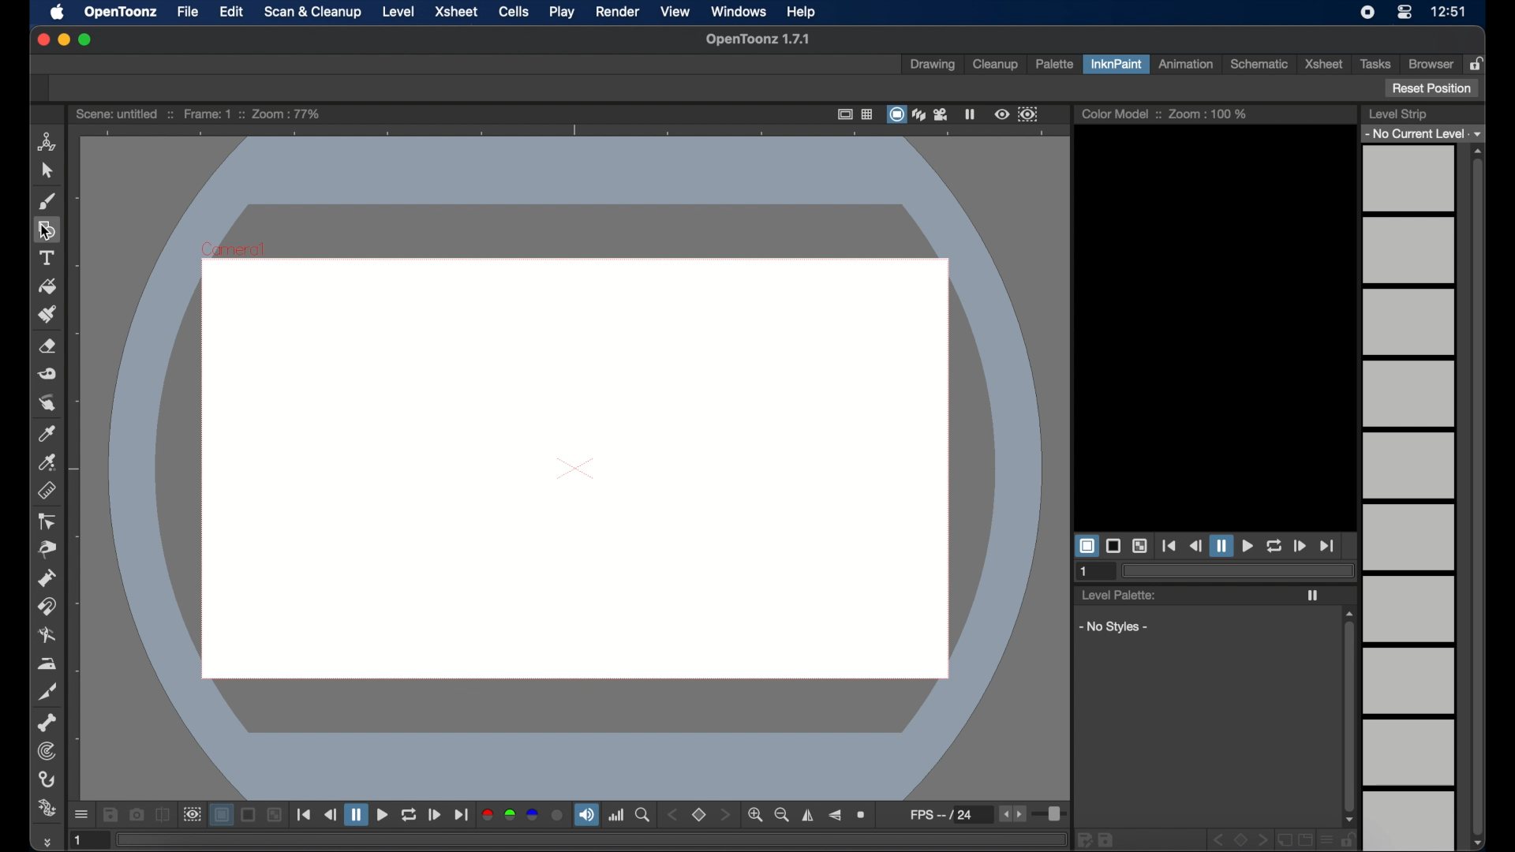  What do you see at coordinates (46, 230) in the screenshot?
I see `shapes` at bounding box center [46, 230].